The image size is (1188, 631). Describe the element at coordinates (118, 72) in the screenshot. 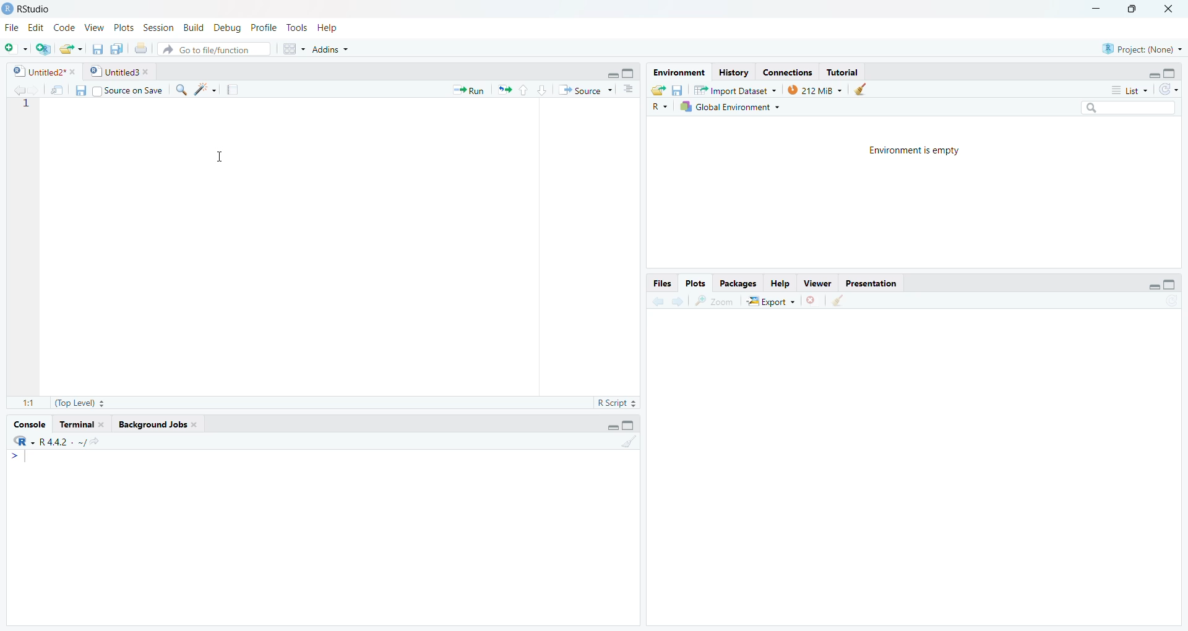

I see `untitled` at that location.